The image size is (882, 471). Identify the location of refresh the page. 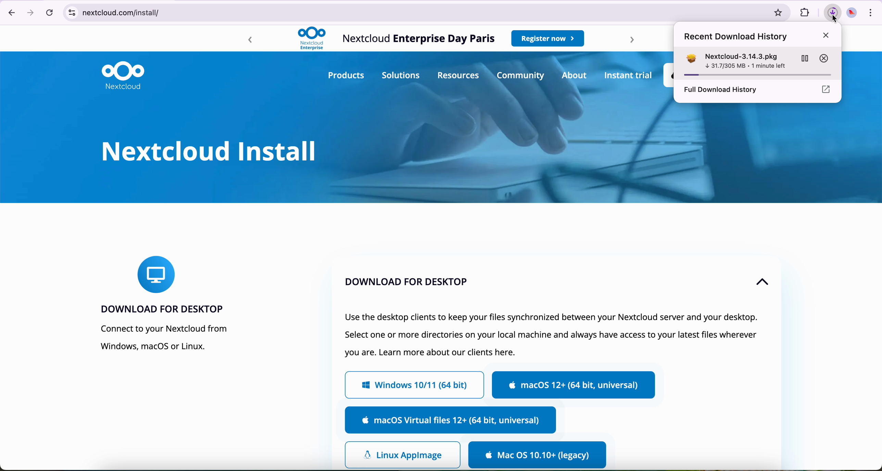
(51, 13).